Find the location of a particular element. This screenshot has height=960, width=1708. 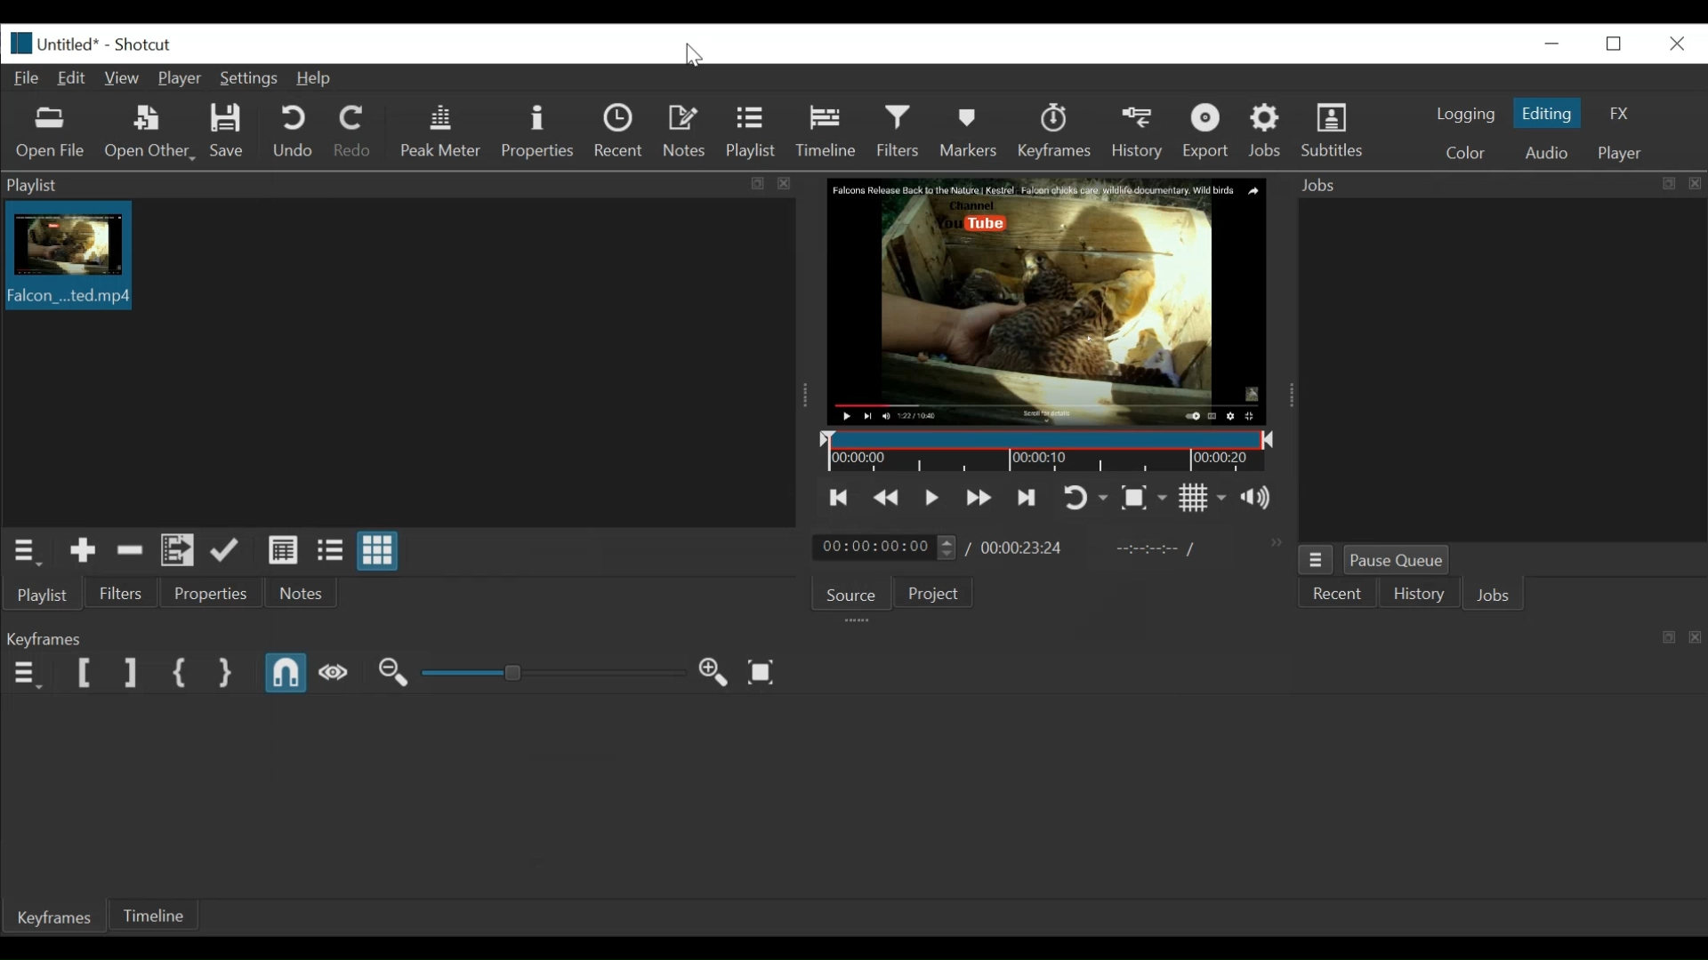

Properties is located at coordinates (537, 131).